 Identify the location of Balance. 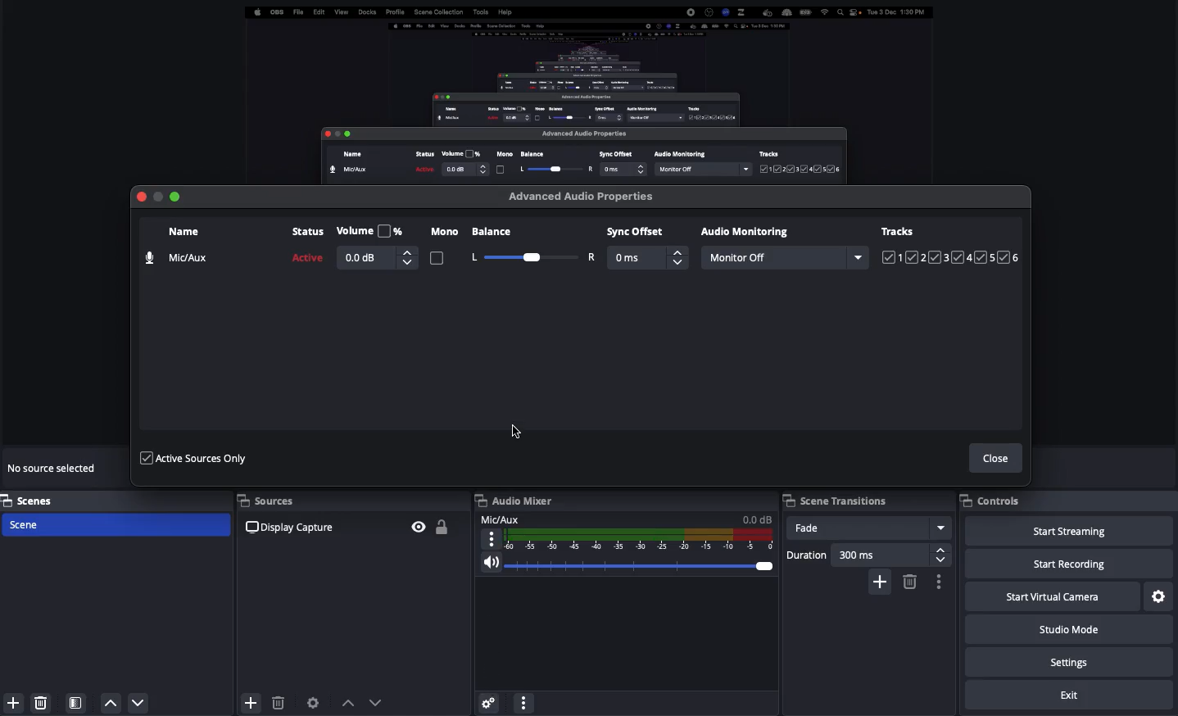
(532, 243).